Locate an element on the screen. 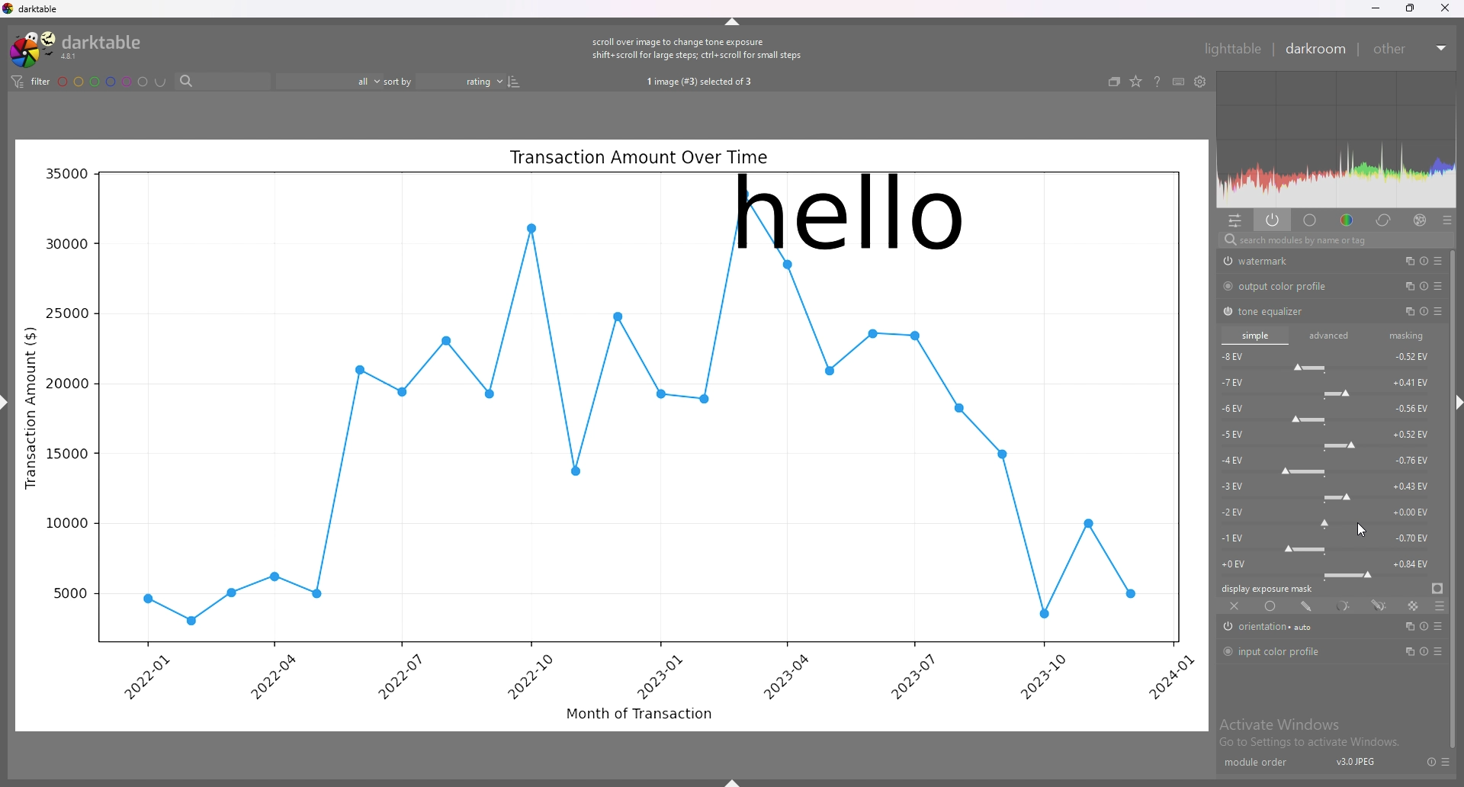 The width and height of the screenshot is (1464, 787). 2022-07 is located at coordinates (397, 676).